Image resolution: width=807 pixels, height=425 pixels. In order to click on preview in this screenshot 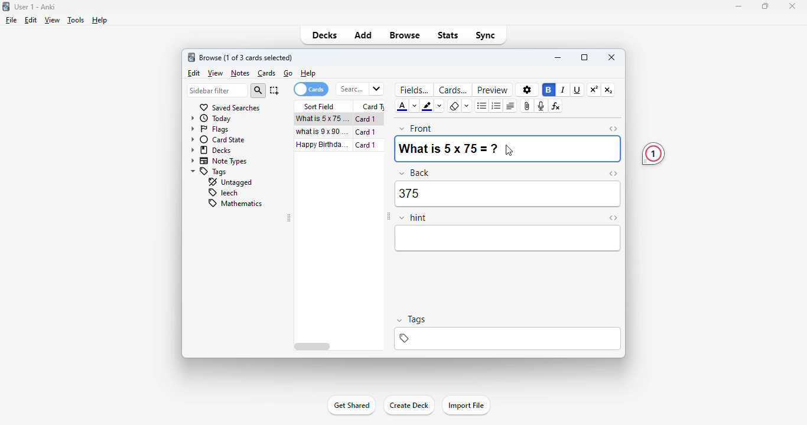, I will do `click(493, 90)`.